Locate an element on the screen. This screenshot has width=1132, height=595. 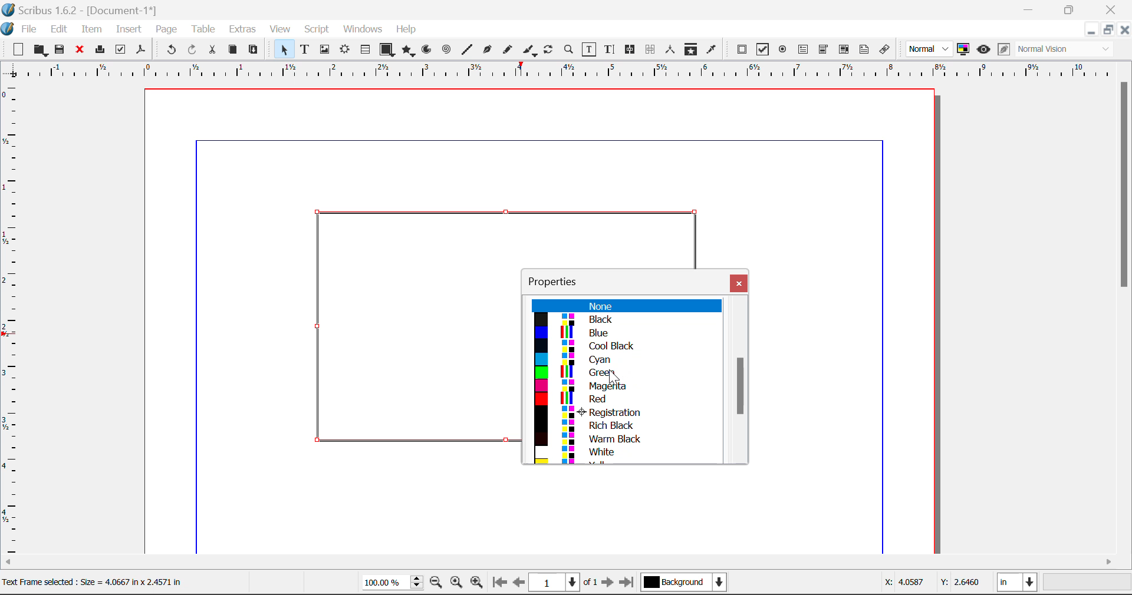
Rotate is located at coordinates (549, 48).